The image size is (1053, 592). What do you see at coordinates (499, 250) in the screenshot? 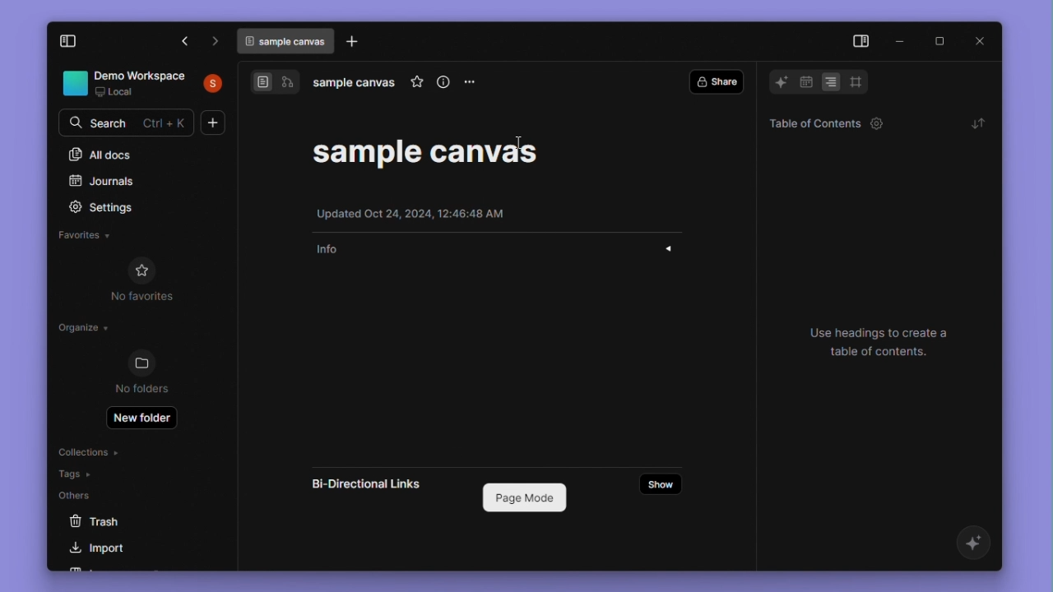
I see `Info` at bounding box center [499, 250].